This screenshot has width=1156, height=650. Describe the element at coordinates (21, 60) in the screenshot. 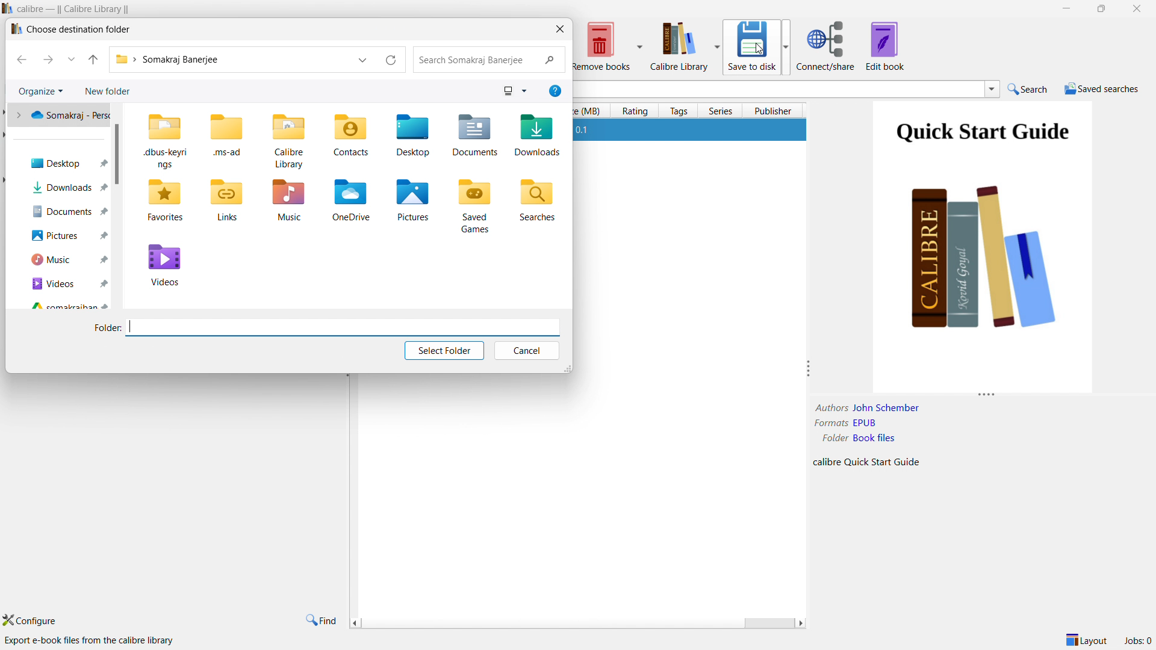

I see `previous folder` at that location.